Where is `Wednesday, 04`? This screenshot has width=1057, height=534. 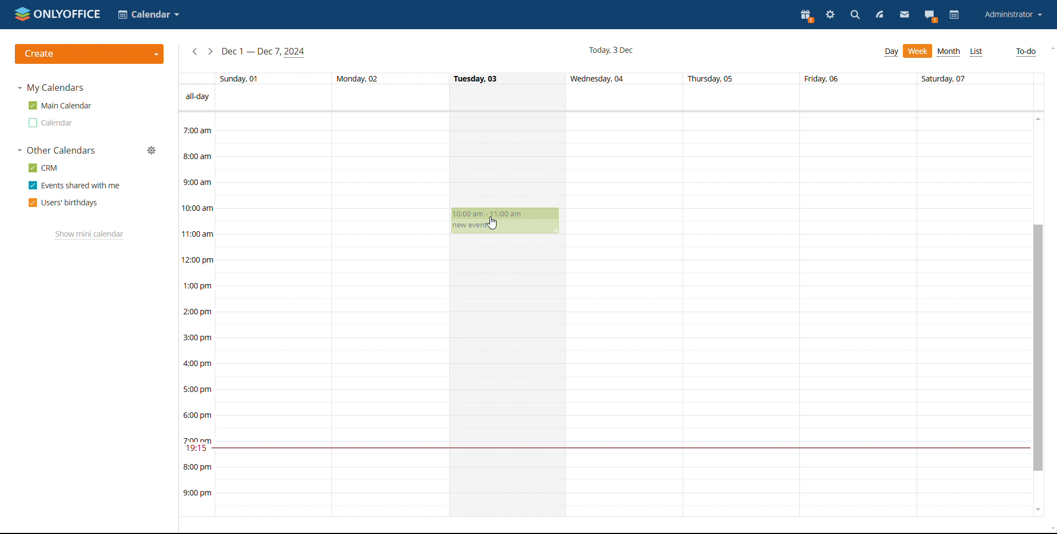
Wednesday, 04 is located at coordinates (600, 79).